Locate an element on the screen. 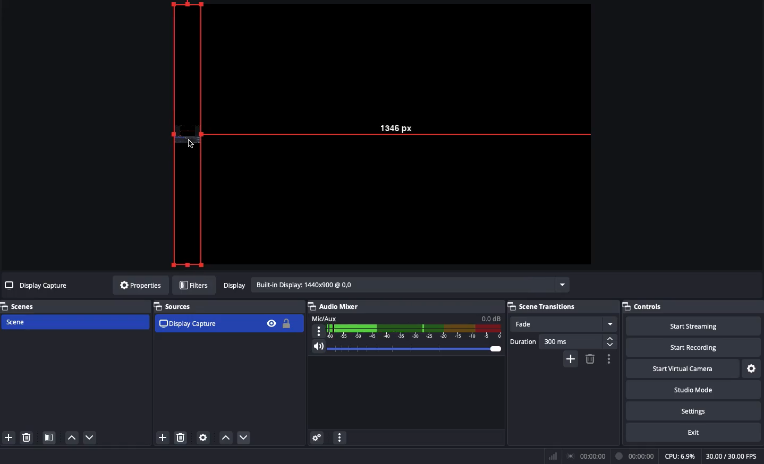  Up is located at coordinates (225, 439).